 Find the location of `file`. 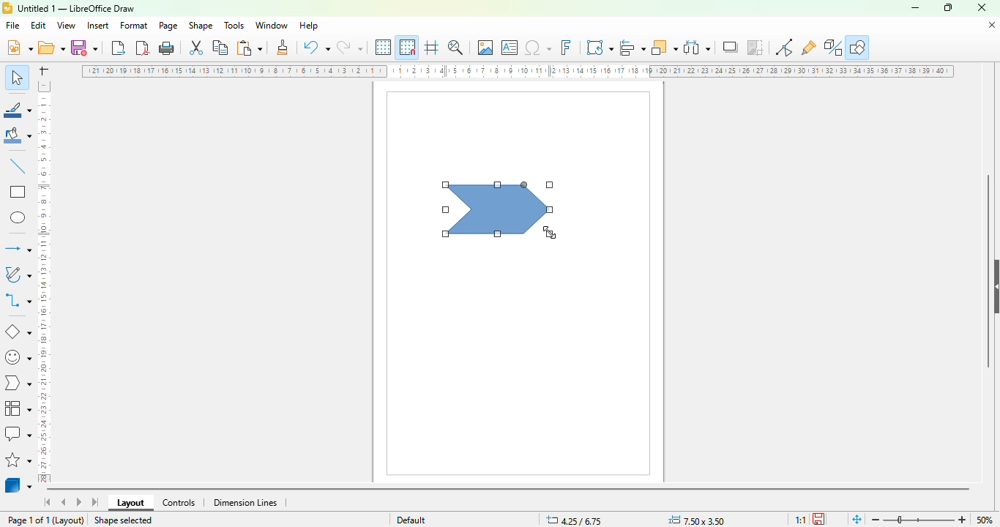

file is located at coordinates (12, 25).